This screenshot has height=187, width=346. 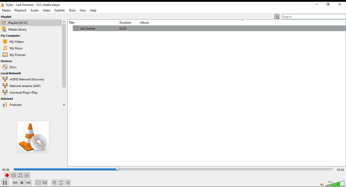 I want to click on record, so click(x=6, y=175).